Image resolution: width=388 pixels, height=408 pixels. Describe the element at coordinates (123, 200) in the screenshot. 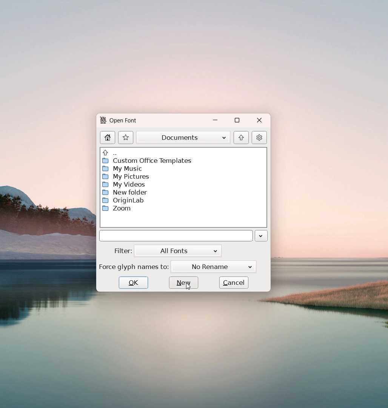

I see `Origin Lab` at that location.